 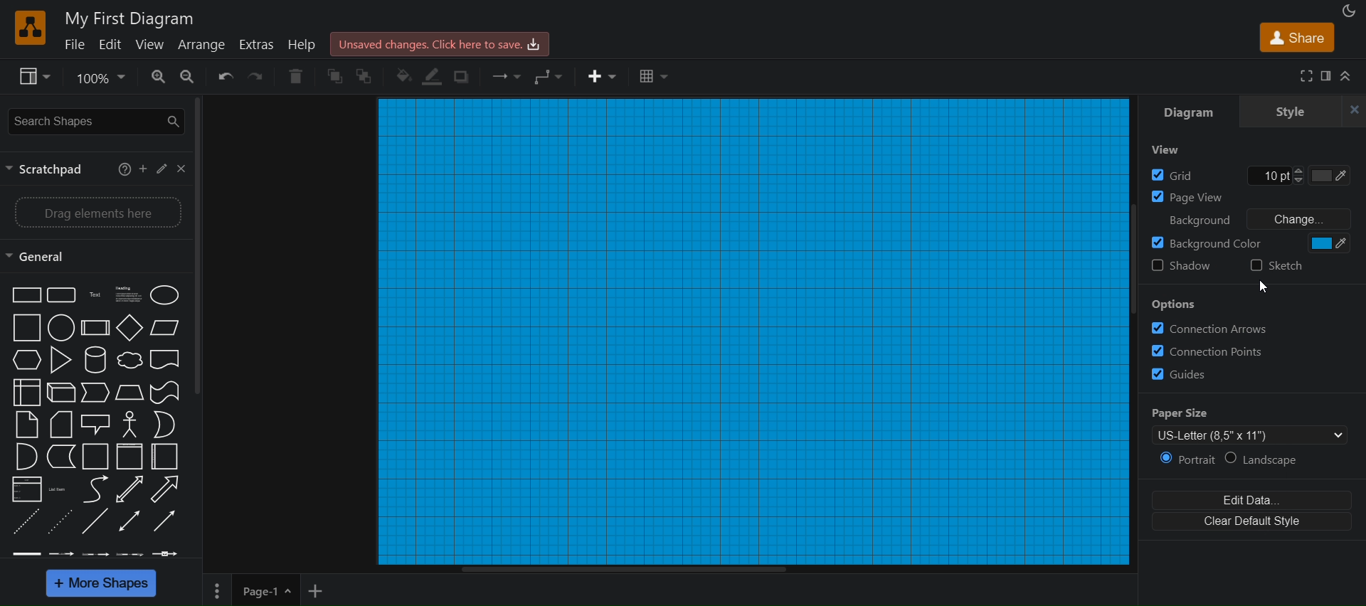 What do you see at coordinates (1266, 288) in the screenshot?
I see `cursor` at bounding box center [1266, 288].